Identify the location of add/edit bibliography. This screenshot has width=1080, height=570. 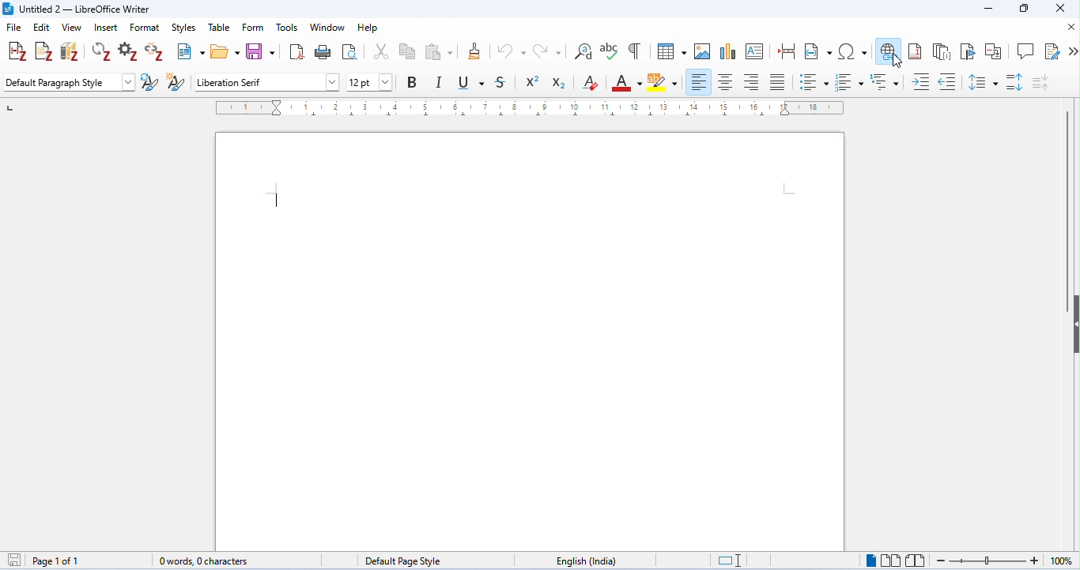
(70, 51).